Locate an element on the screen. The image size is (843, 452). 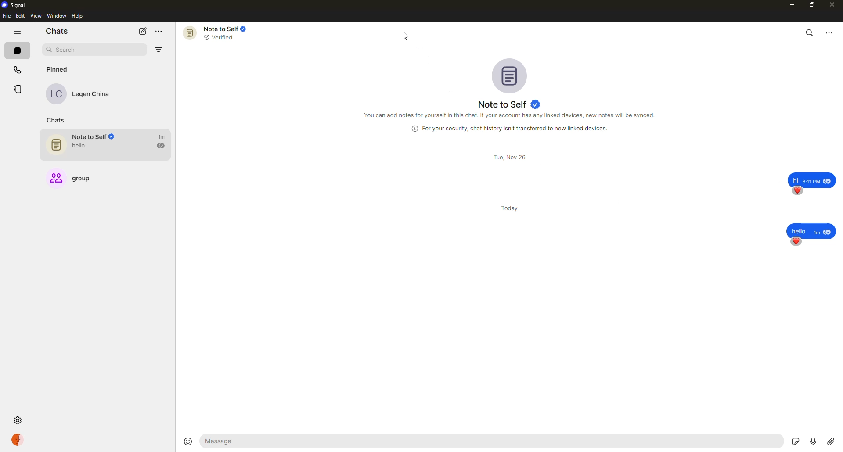
filter is located at coordinates (161, 50).